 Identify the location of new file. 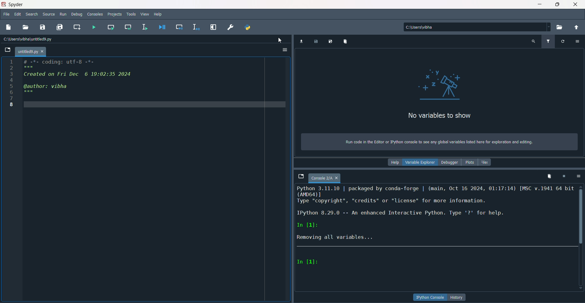
(8, 27).